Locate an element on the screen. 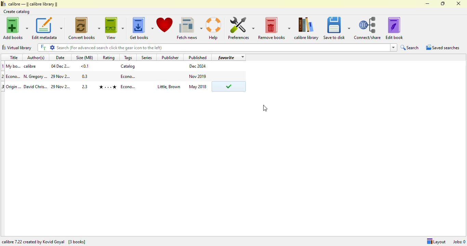 Image resolution: width=467 pixels, height=246 pixels. 3 is located at coordinates (3, 87).